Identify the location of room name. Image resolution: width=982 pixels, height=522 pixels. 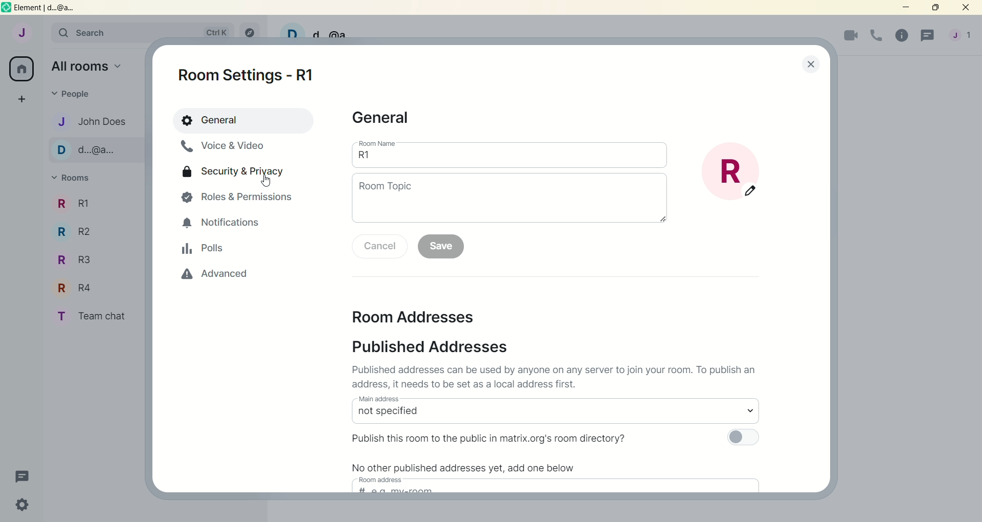
(512, 155).